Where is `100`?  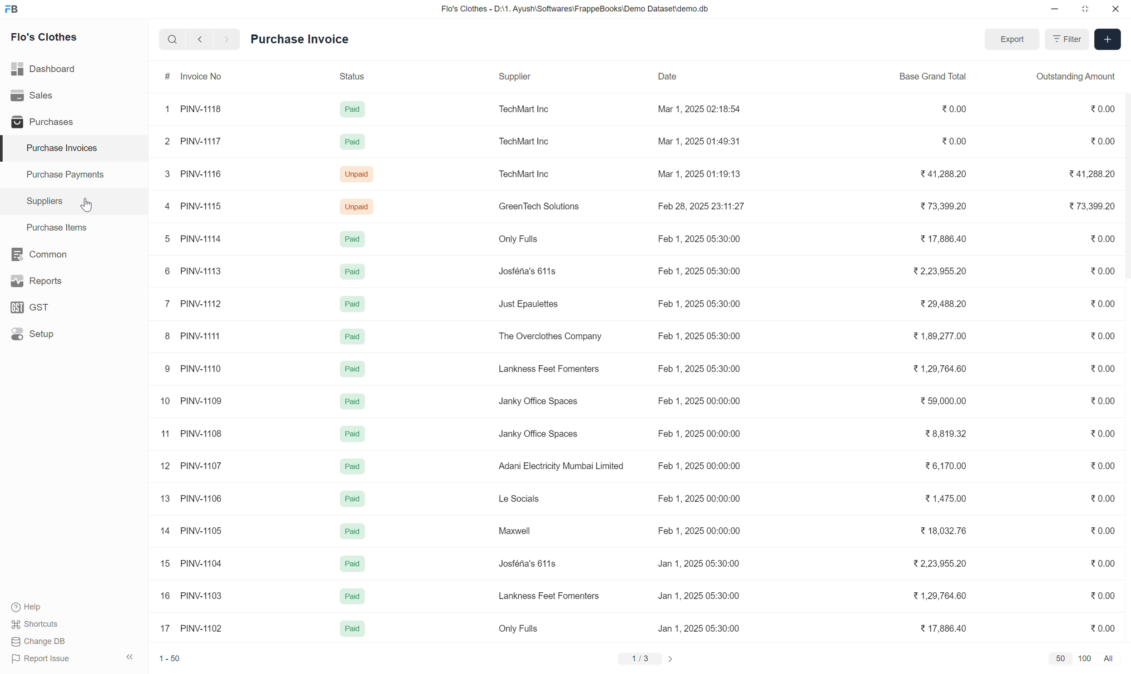
100 is located at coordinates (1086, 659).